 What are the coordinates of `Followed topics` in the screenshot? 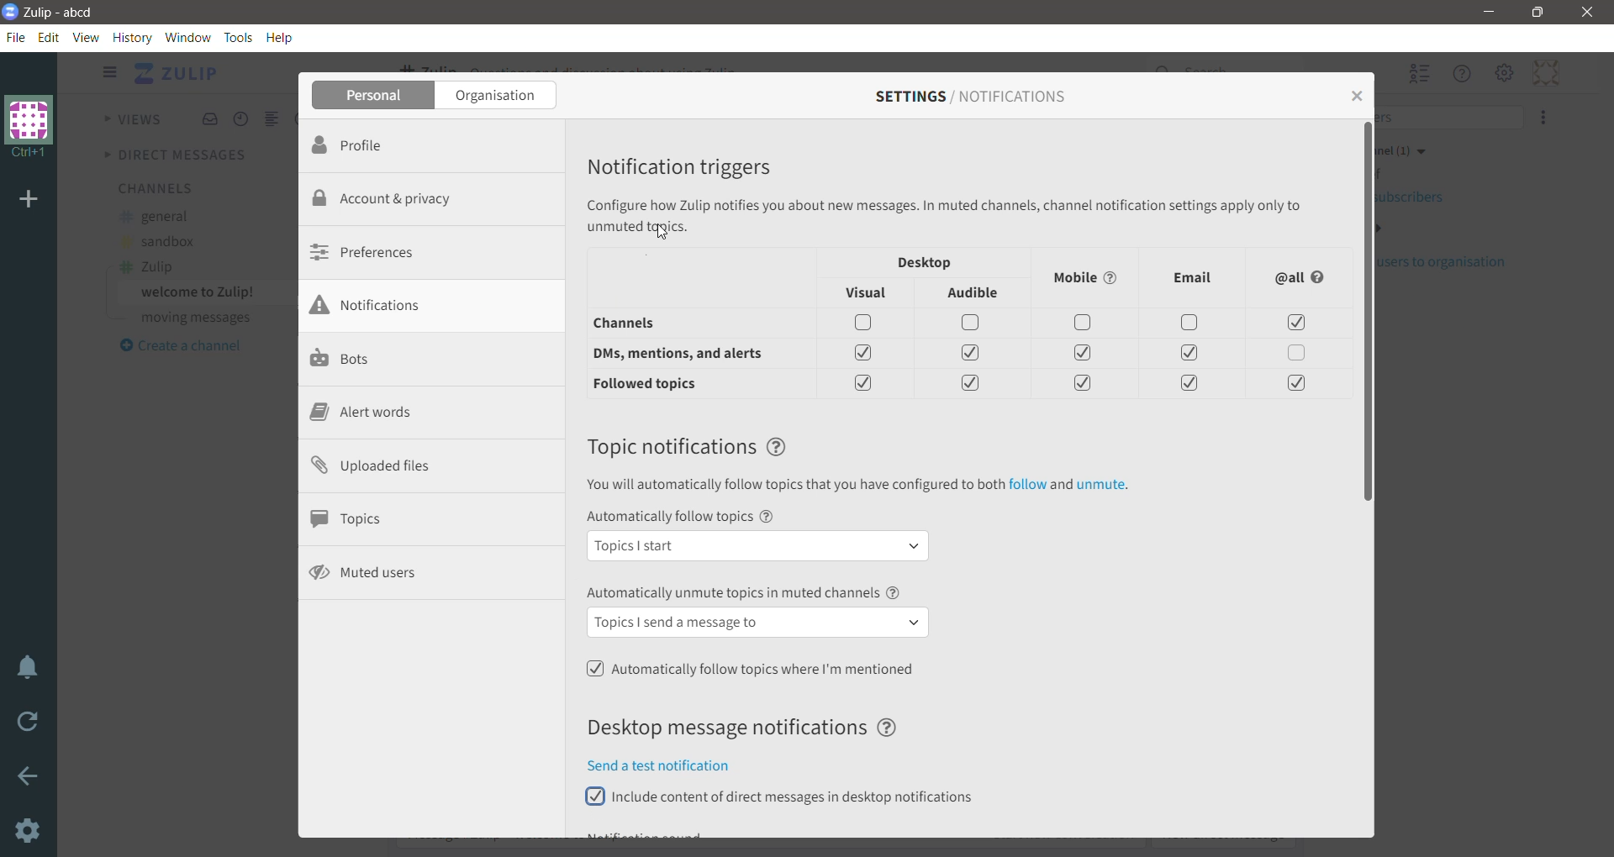 It's located at (657, 385).